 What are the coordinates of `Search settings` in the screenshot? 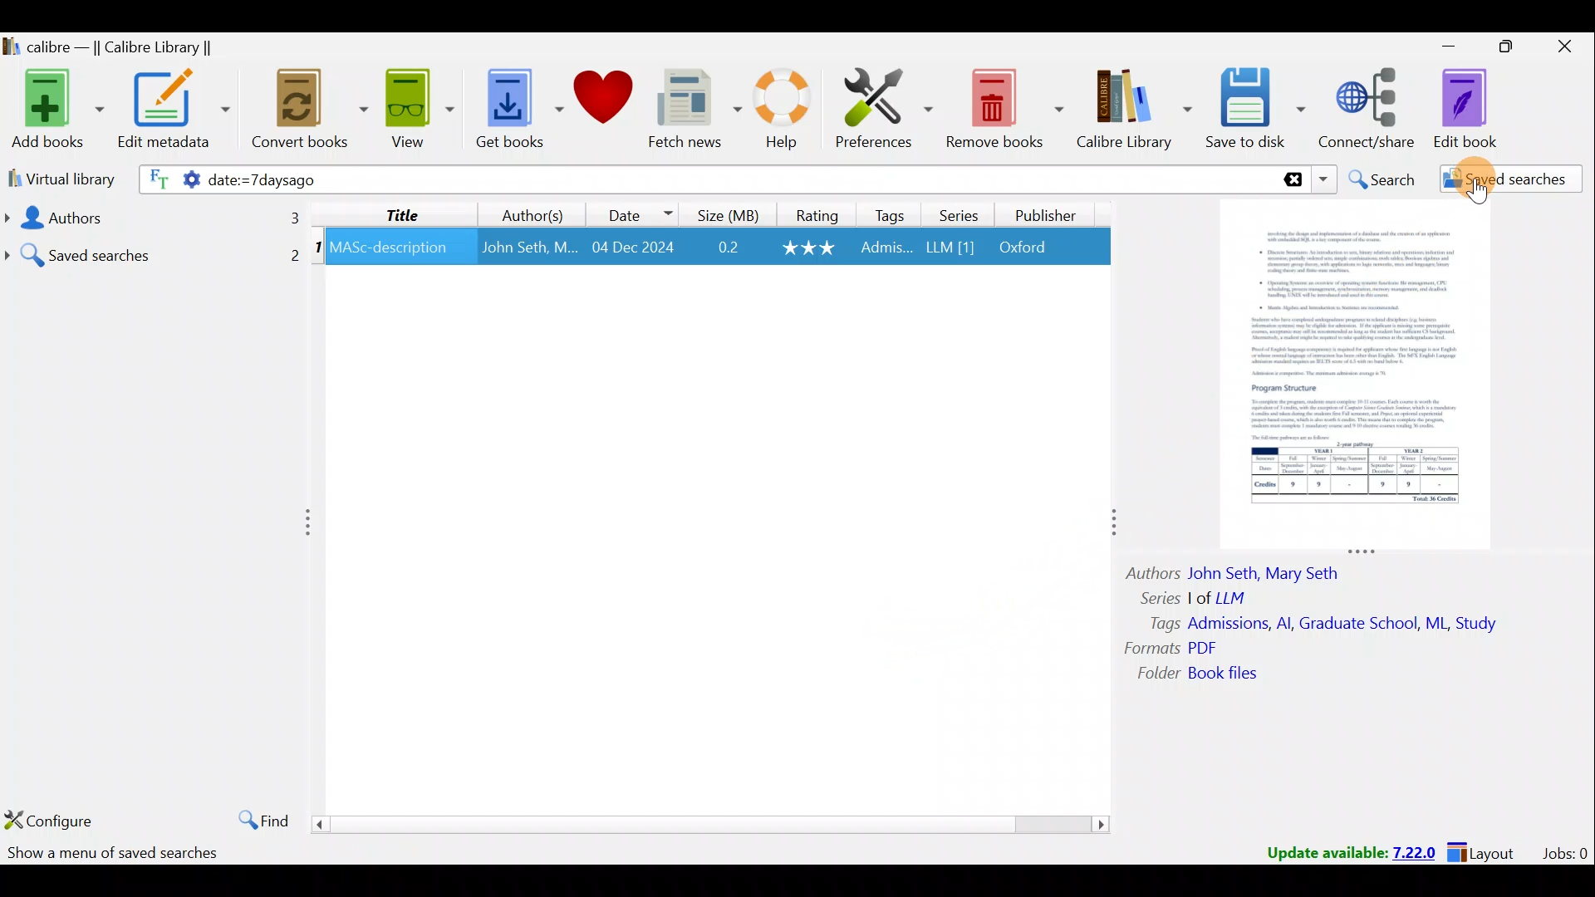 It's located at (168, 182).